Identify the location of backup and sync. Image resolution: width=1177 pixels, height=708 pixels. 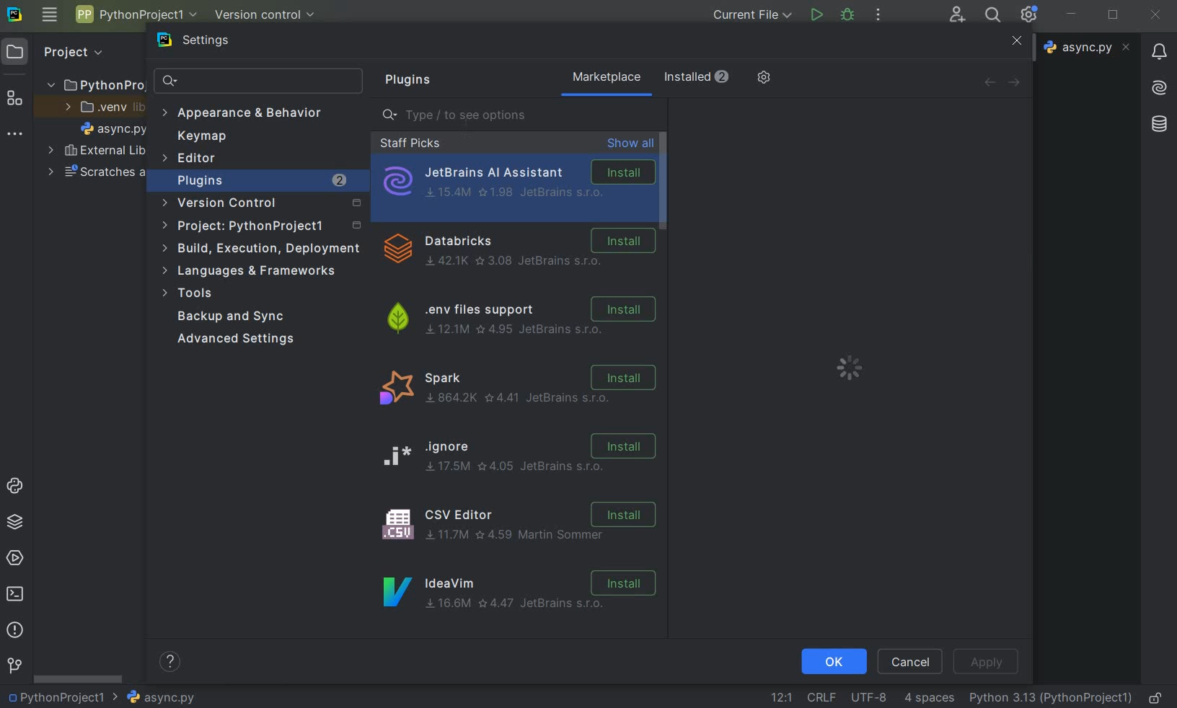
(241, 317).